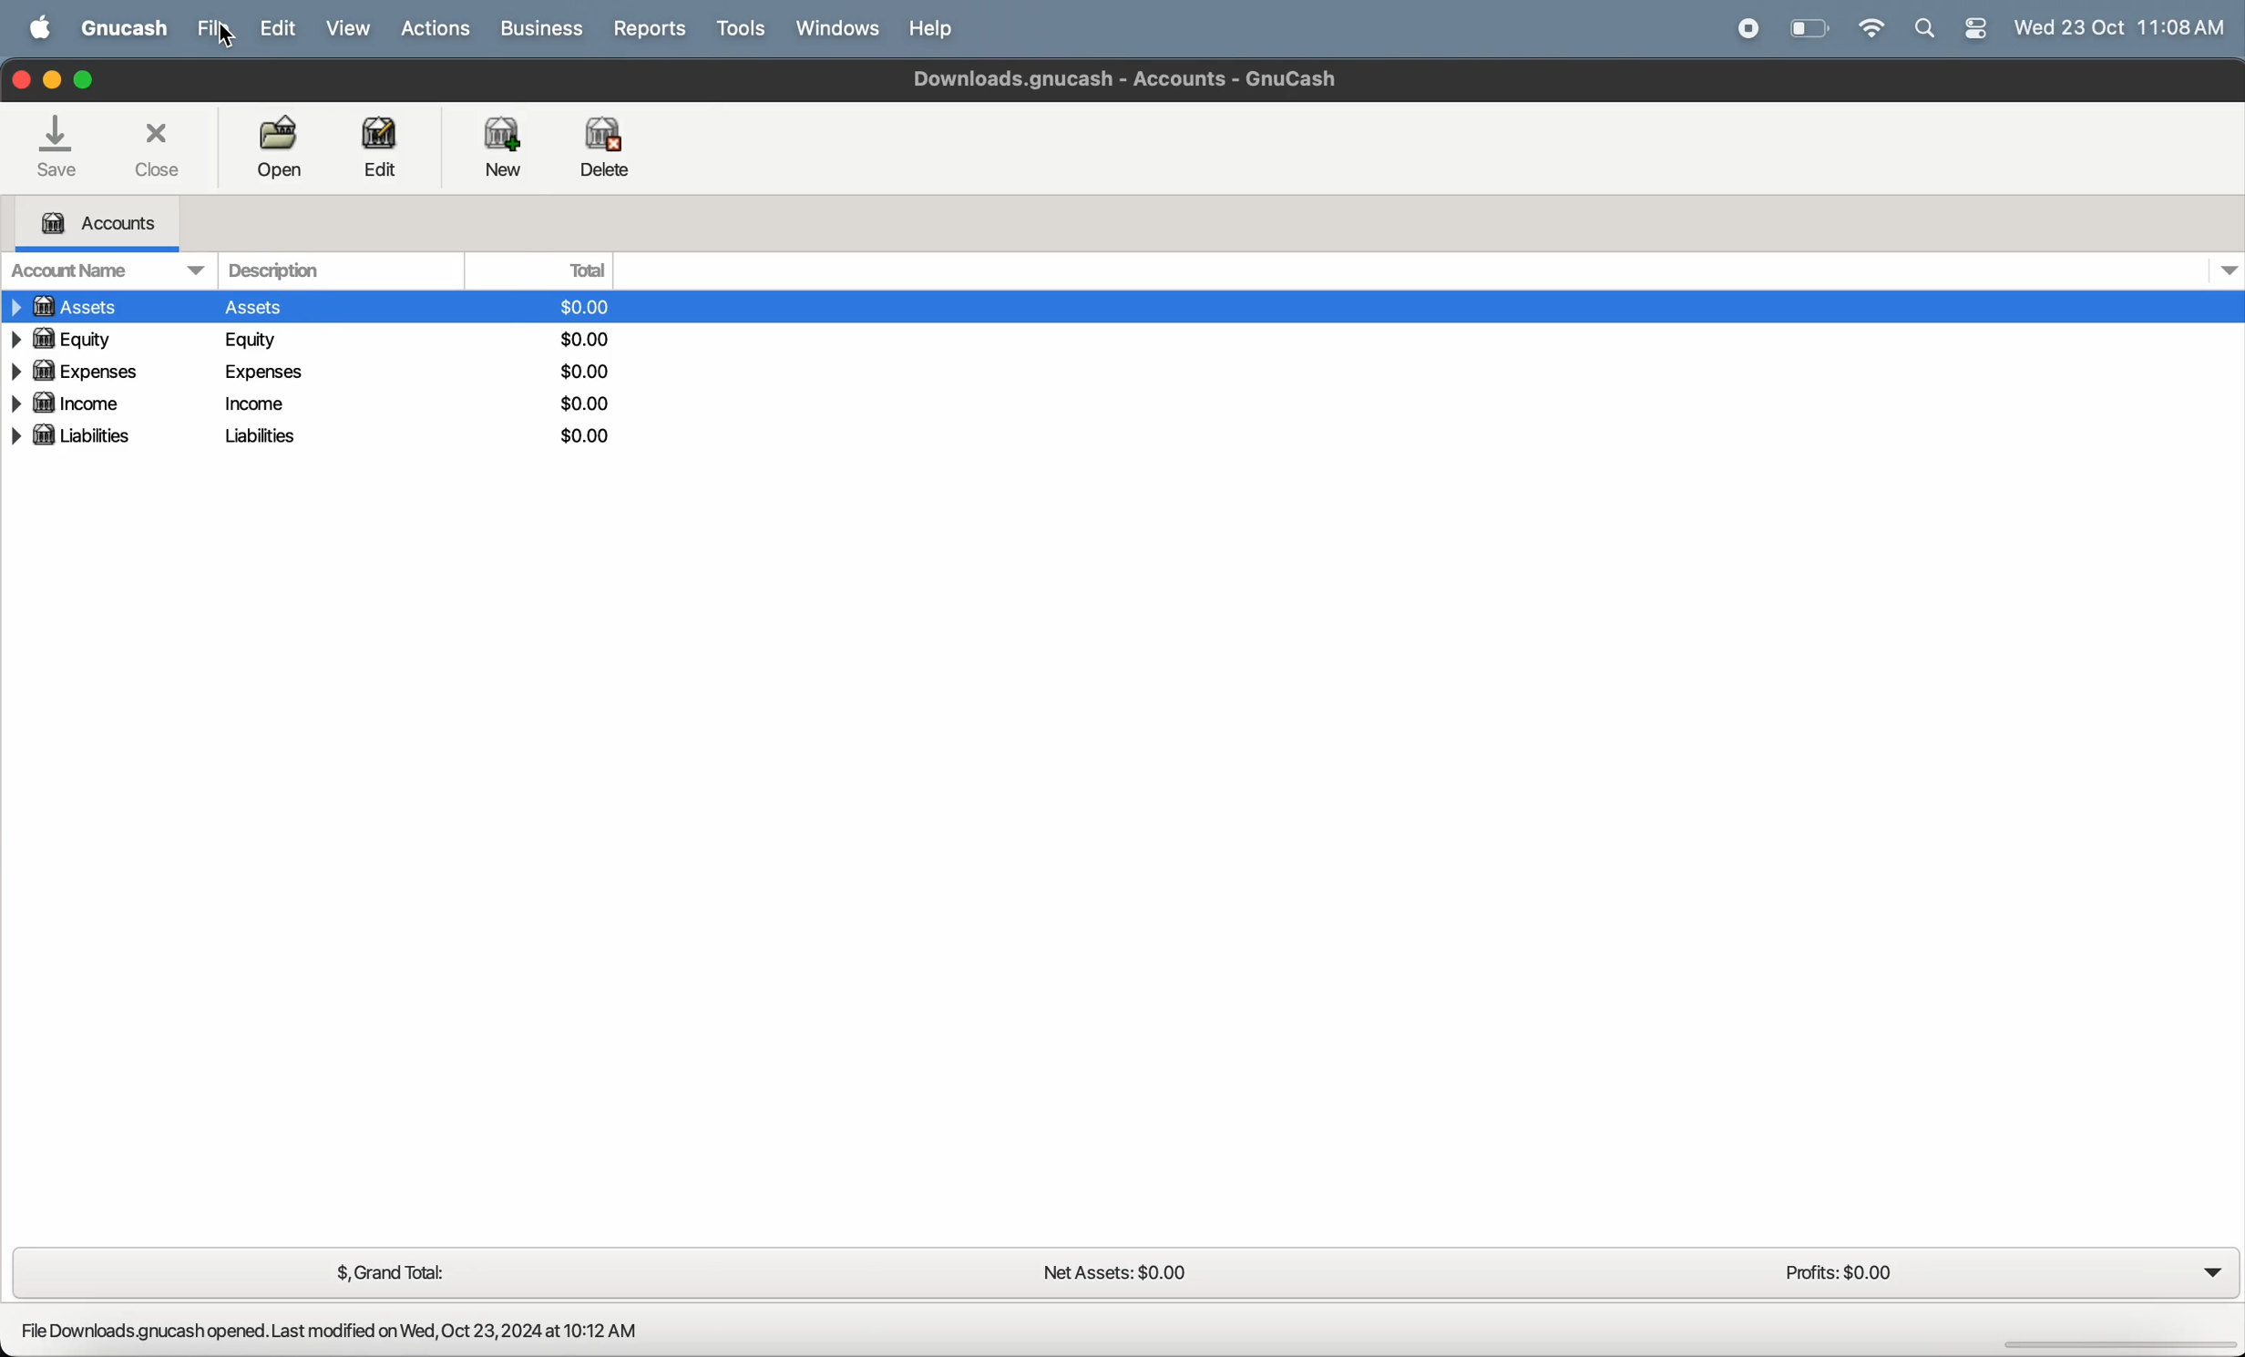 The height and width of the screenshot is (1357, 2245). What do you see at coordinates (1124, 76) in the screenshot?
I see `Downloads gnucash - Accounts - Gnucash` at bounding box center [1124, 76].